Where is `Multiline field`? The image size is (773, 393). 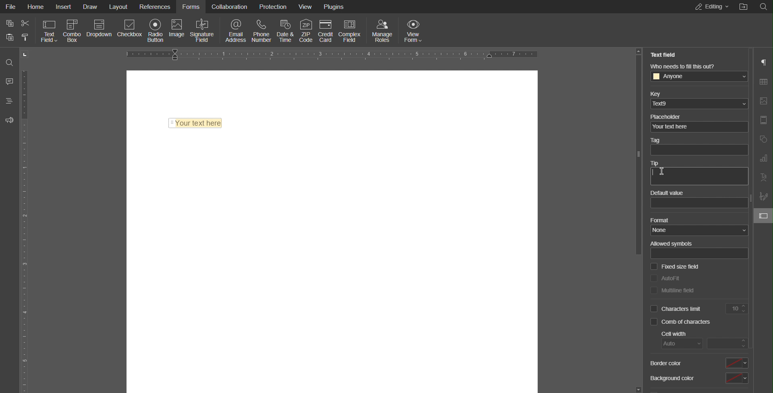 Multiline field is located at coordinates (678, 290).